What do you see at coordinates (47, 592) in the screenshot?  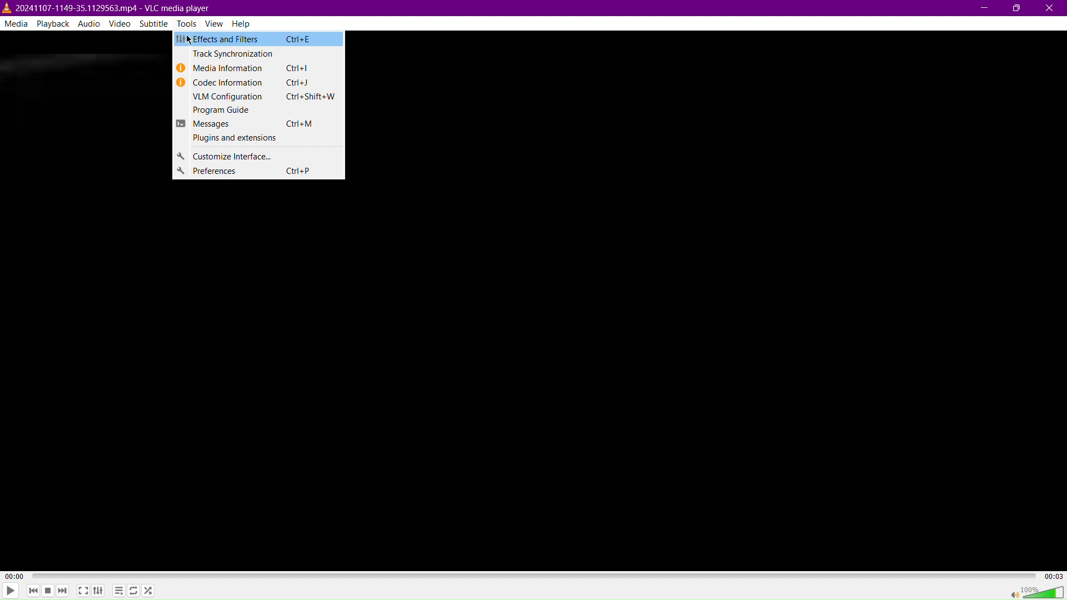 I see `Stop` at bounding box center [47, 592].